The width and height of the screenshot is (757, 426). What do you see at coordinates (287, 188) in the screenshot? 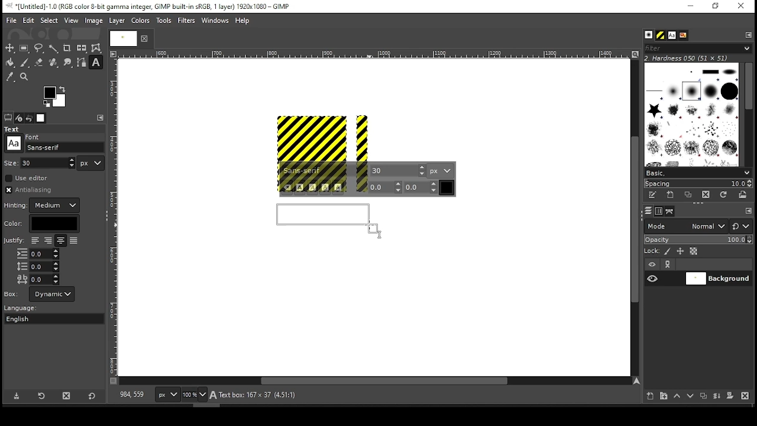
I see `clear style of selected text` at bounding box center [287, 188].